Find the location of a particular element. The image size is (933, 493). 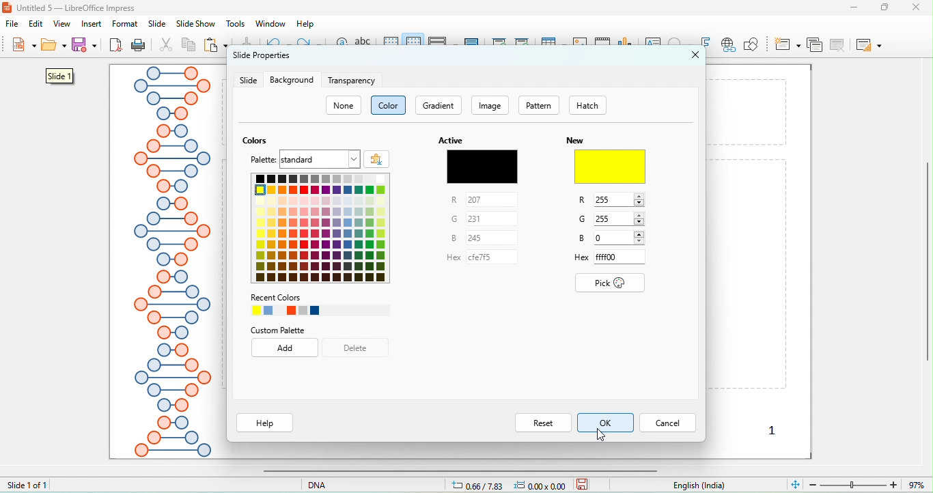

background is located at coordinates (292, 80).